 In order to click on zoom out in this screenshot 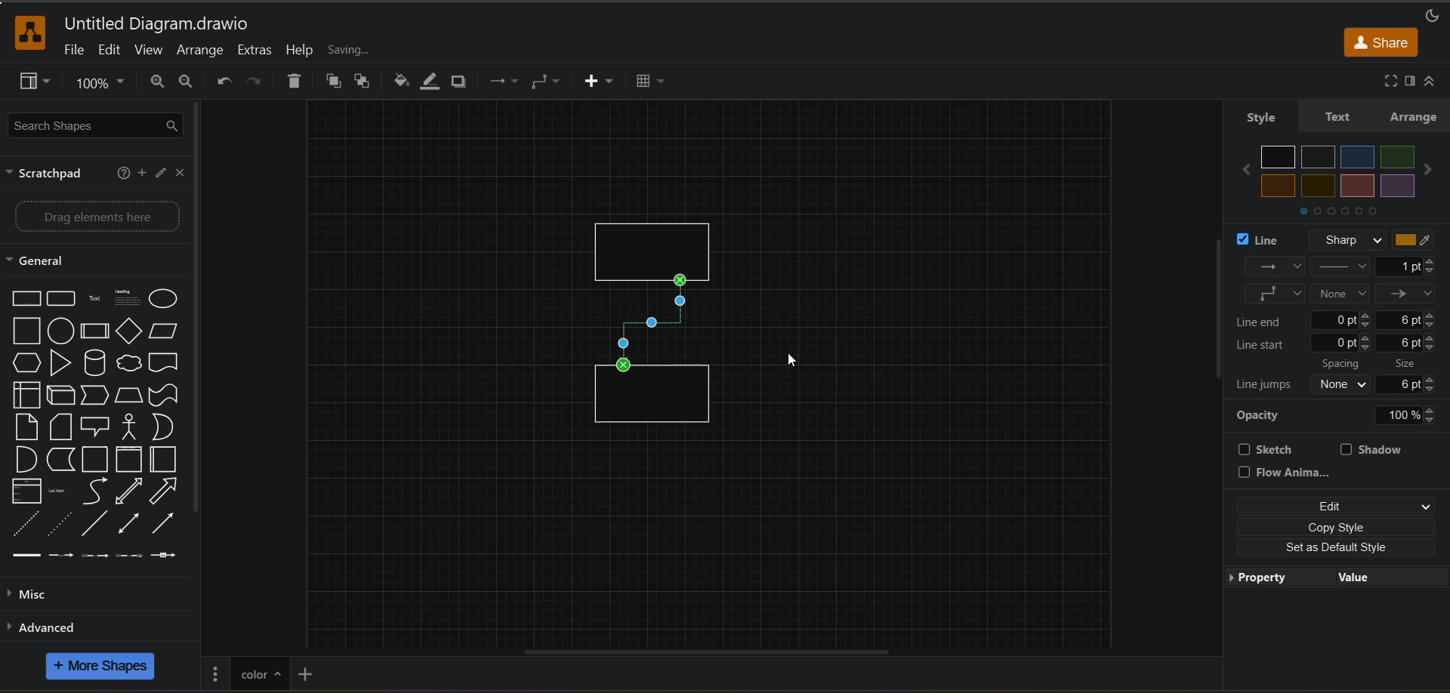, I will do `click(193, 83)`.